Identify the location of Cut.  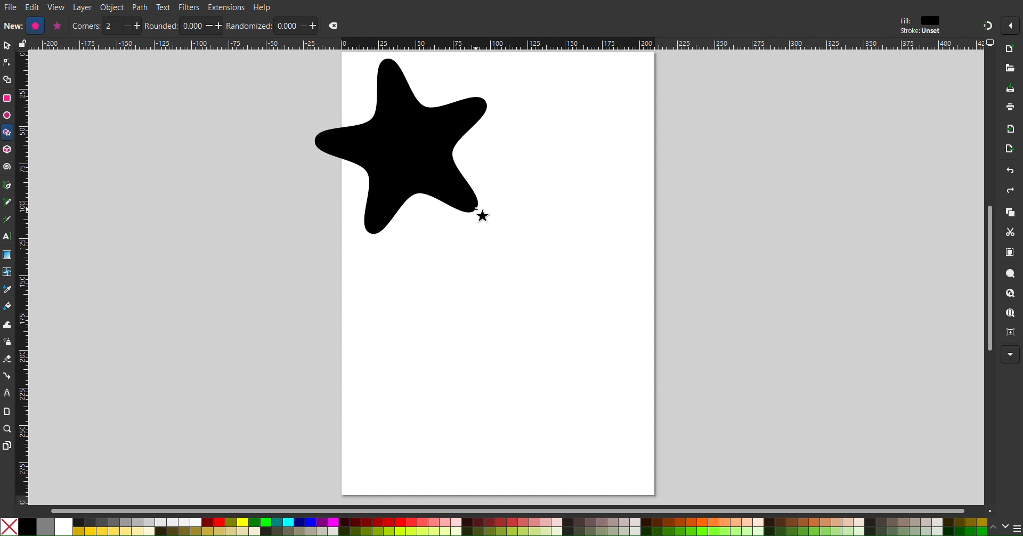
(1012, 233).